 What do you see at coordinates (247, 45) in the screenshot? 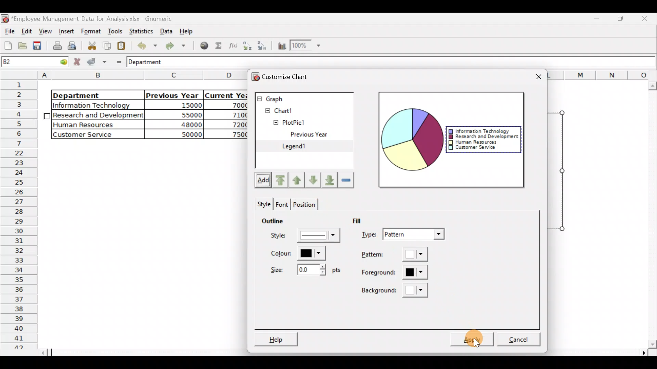
I see `Sort in Ascending order` at bounding box center [247, 45].